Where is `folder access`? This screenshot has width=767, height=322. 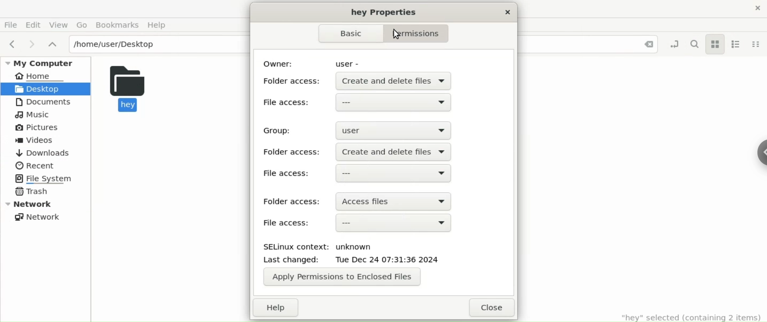 folder access is located at coordinates (295, 80).